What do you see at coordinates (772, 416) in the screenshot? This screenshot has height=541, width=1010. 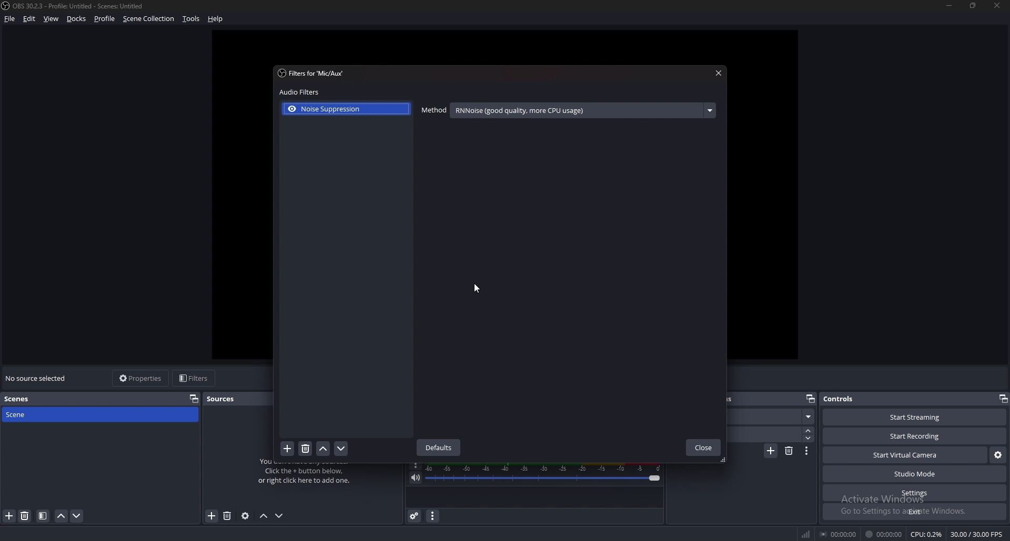 I see `scene` at bounding box center [772, 416].